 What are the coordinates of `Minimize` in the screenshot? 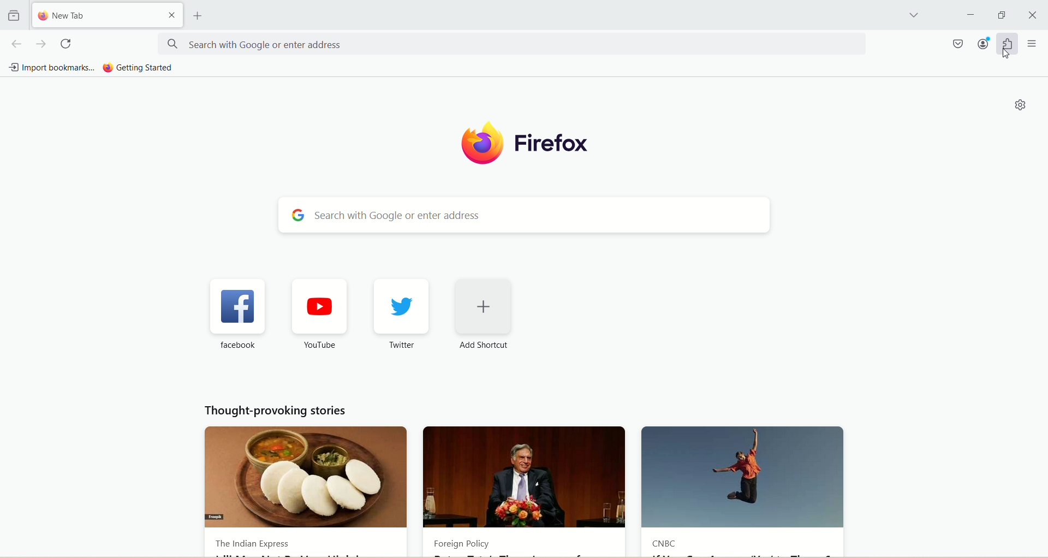 It's located at (1002, 15).